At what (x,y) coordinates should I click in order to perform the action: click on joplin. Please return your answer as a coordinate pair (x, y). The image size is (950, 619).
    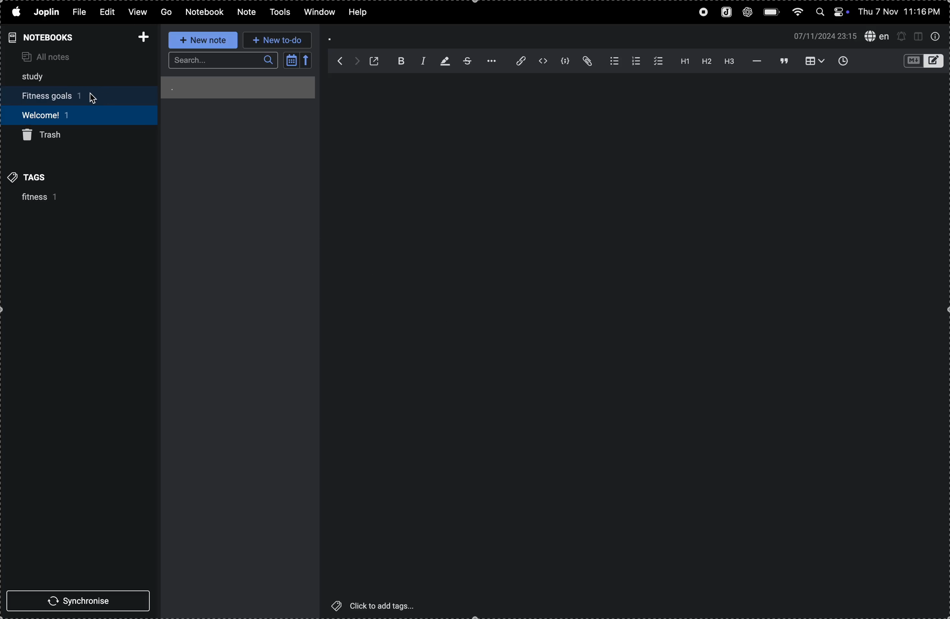
    Looking at the image, I should click on (724, 12).